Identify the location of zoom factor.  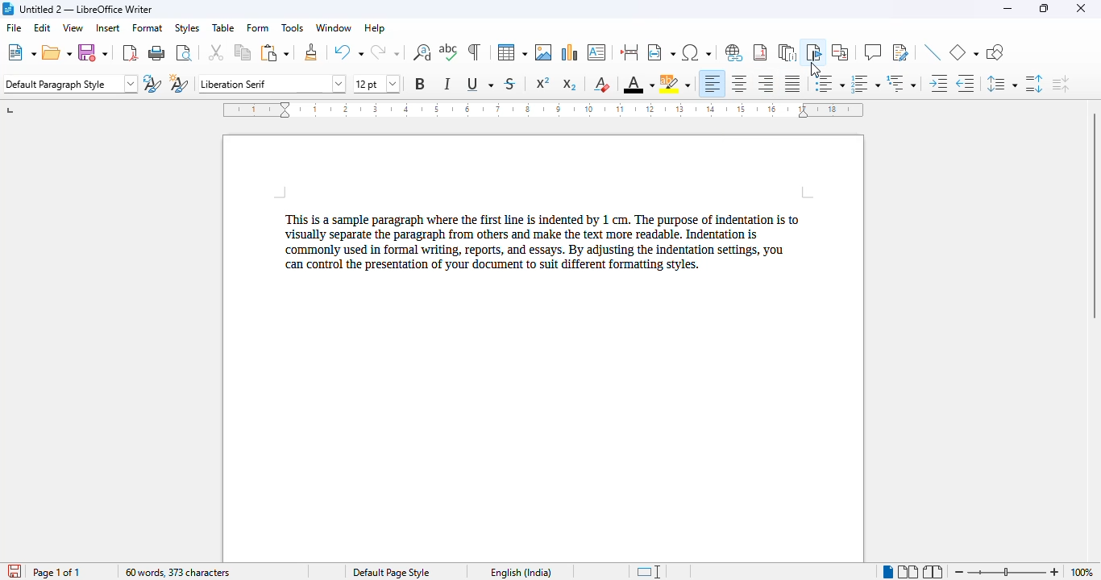
(1082, 572).